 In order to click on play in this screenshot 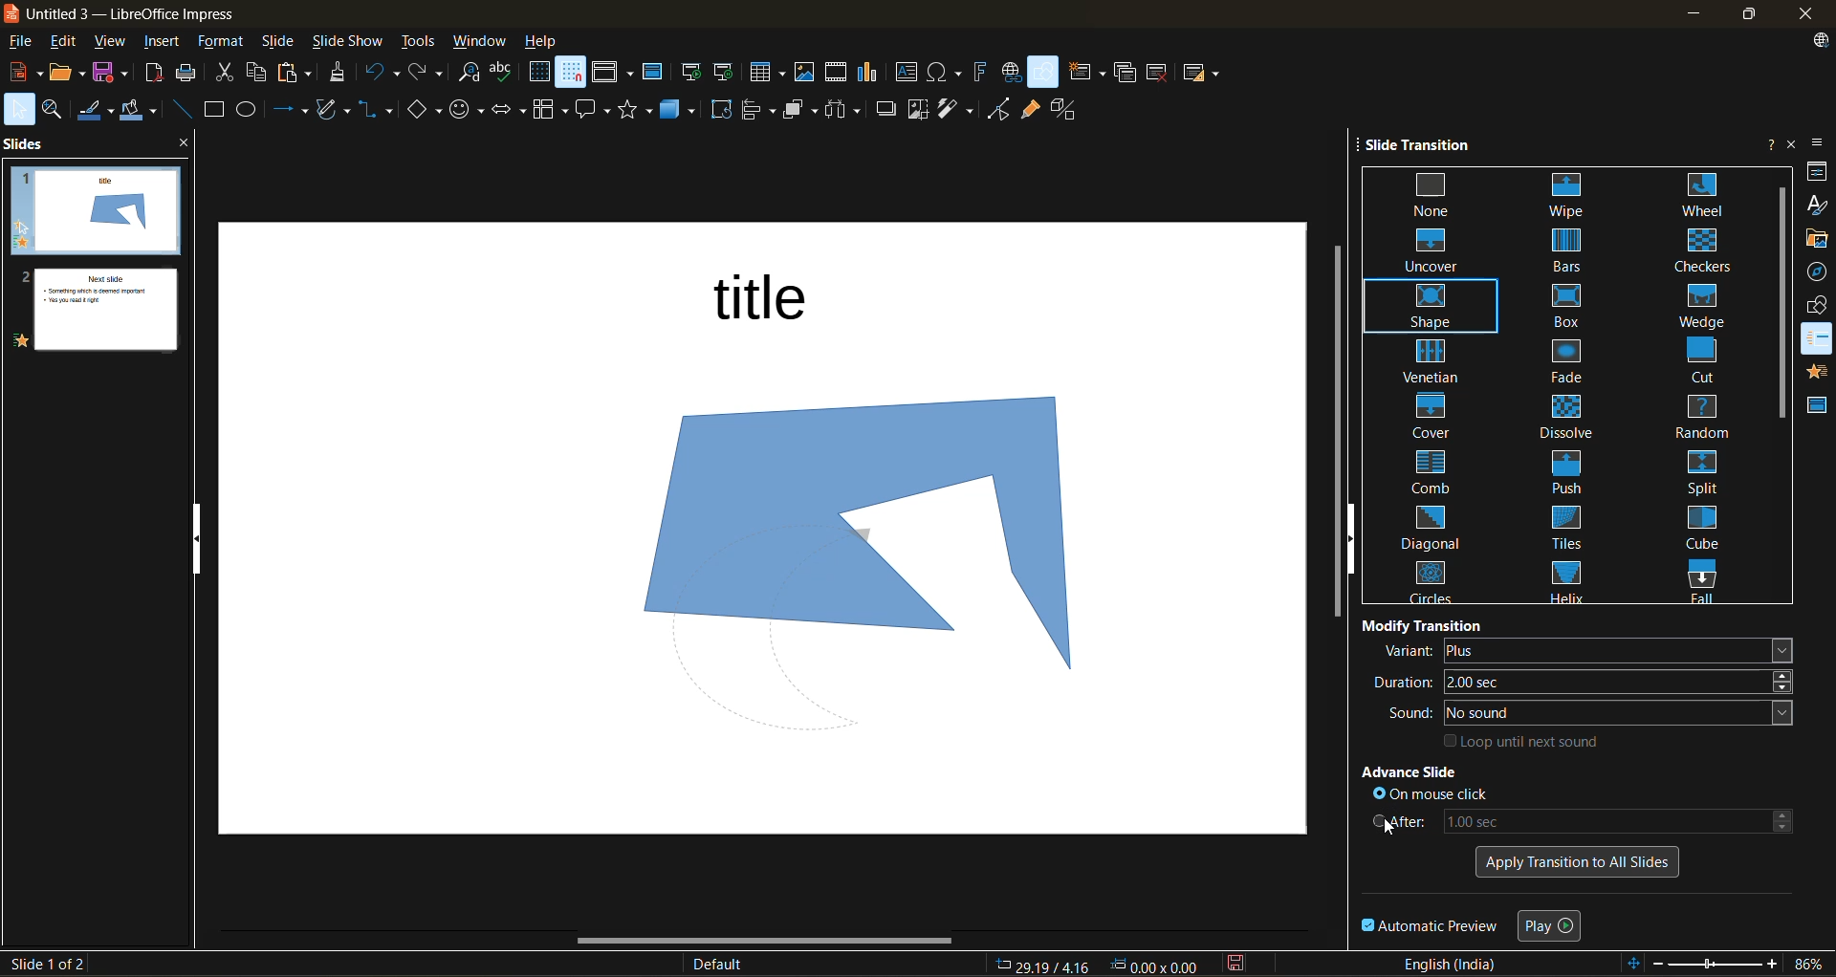, I will do `click(1553, 923)`.